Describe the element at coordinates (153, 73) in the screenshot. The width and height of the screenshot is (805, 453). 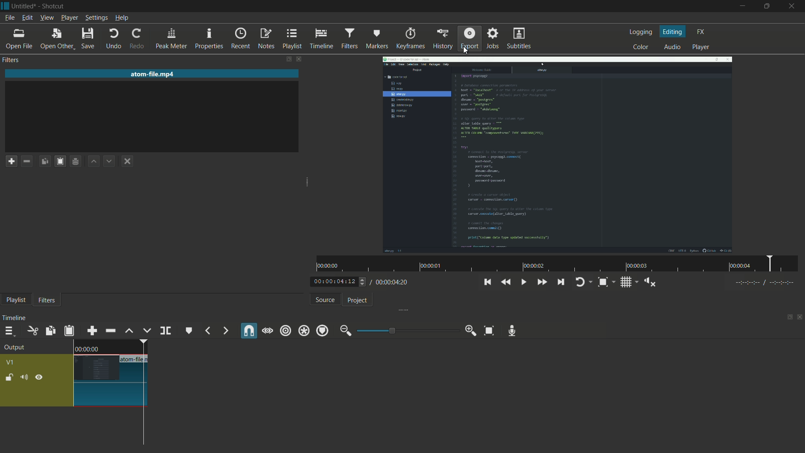
I see `imported file name` at that location.